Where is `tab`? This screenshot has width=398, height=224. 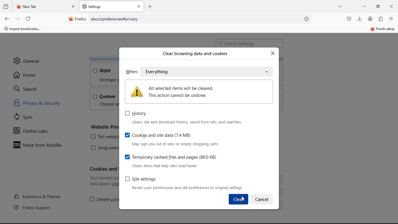 tab is located at coordinates (112, 6).